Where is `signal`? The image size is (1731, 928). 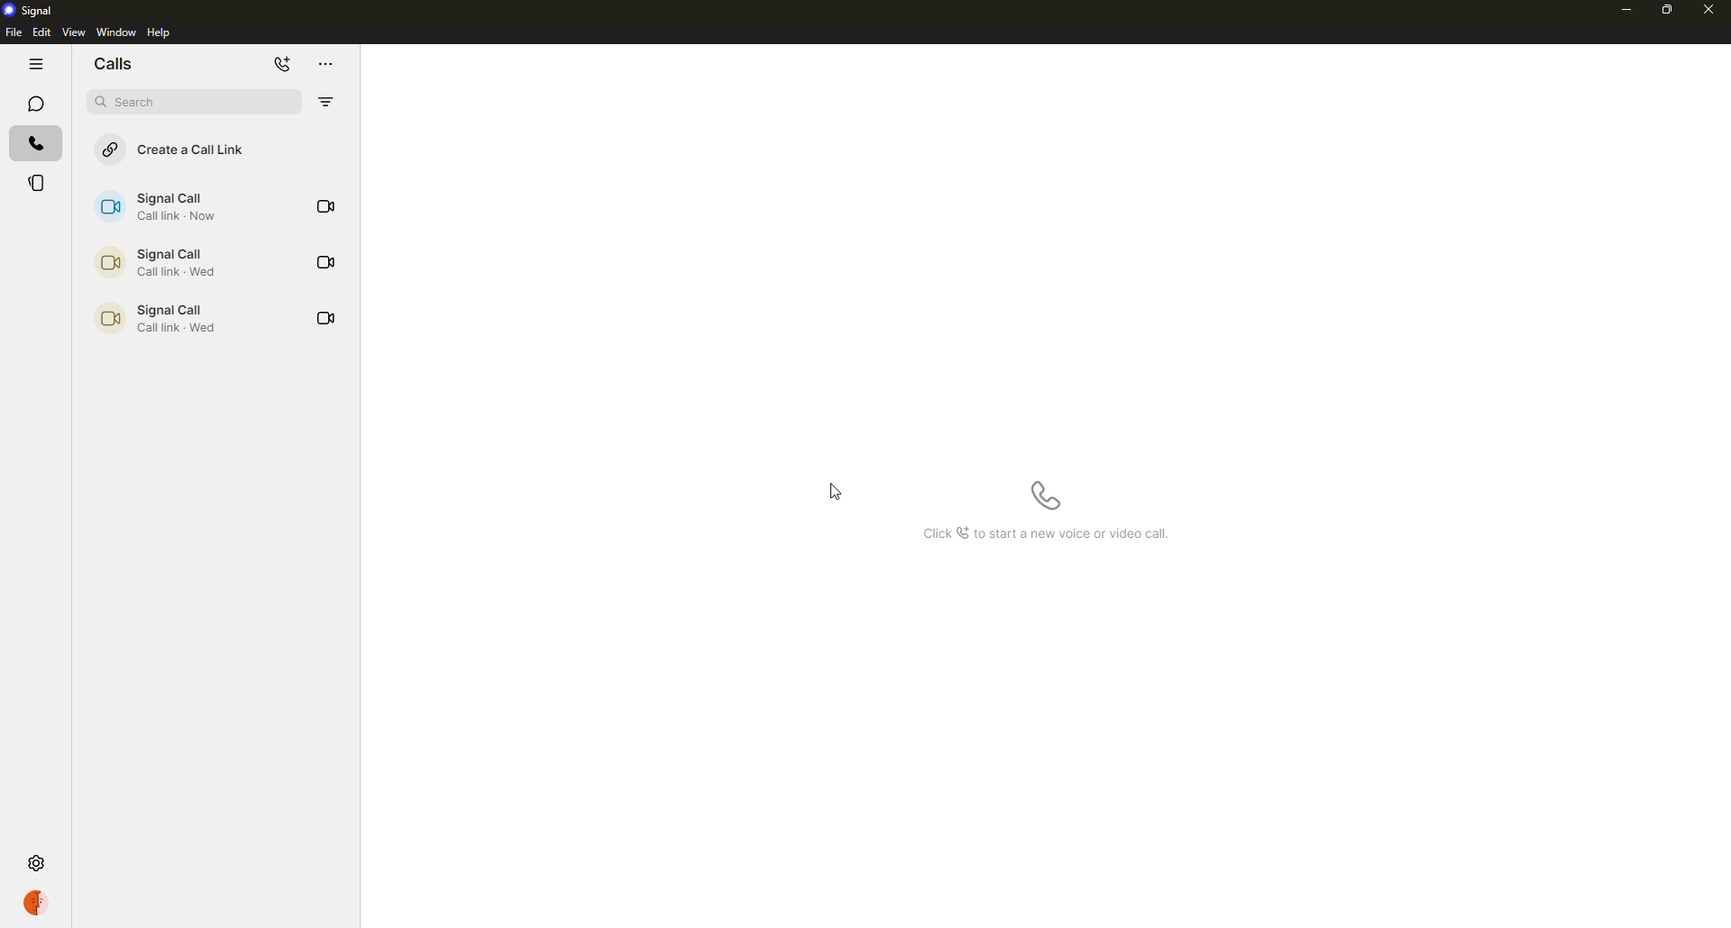
signal is located at coordinates (31, 10).